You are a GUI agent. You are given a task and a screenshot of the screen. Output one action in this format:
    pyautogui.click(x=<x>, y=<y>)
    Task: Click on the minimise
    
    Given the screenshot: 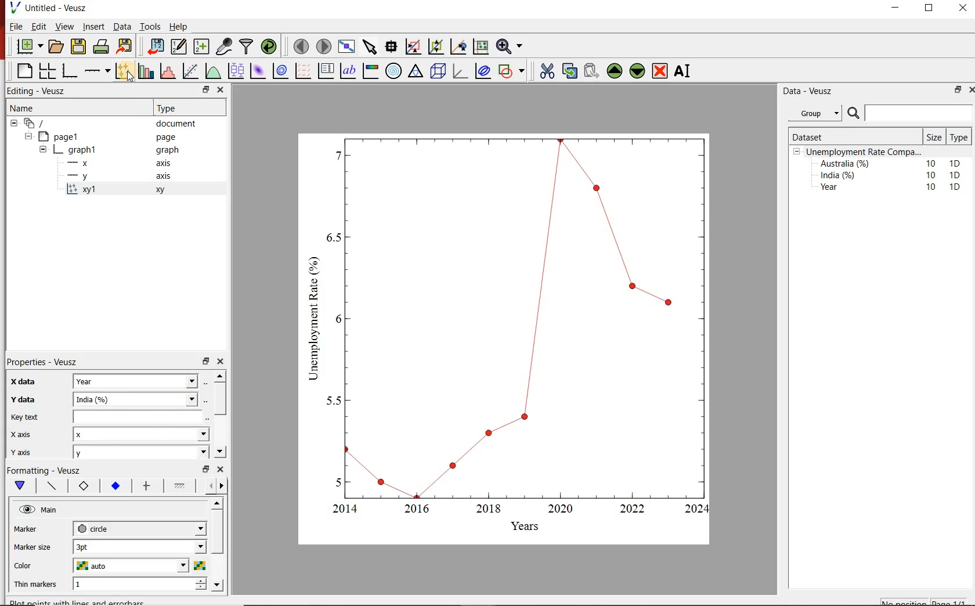 What is the action you would take?
    pyautogui.click(x=207, y=89)
    